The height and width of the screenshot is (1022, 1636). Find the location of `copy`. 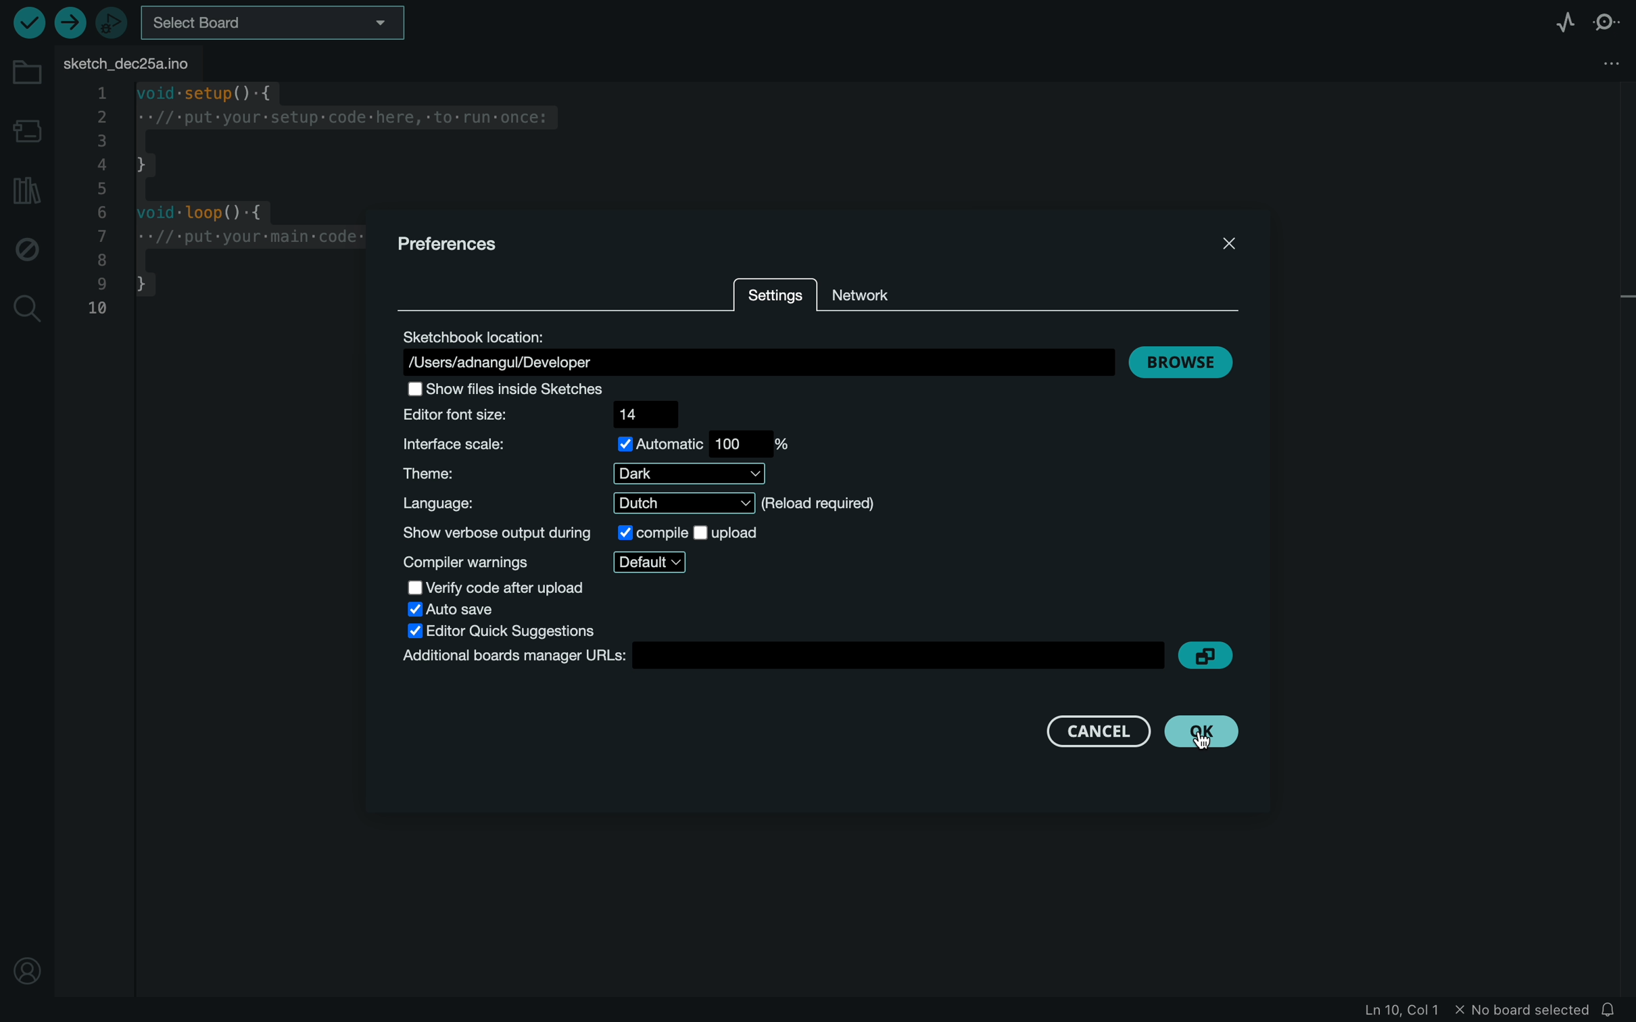

copy is located at coordinates (1210, 655).